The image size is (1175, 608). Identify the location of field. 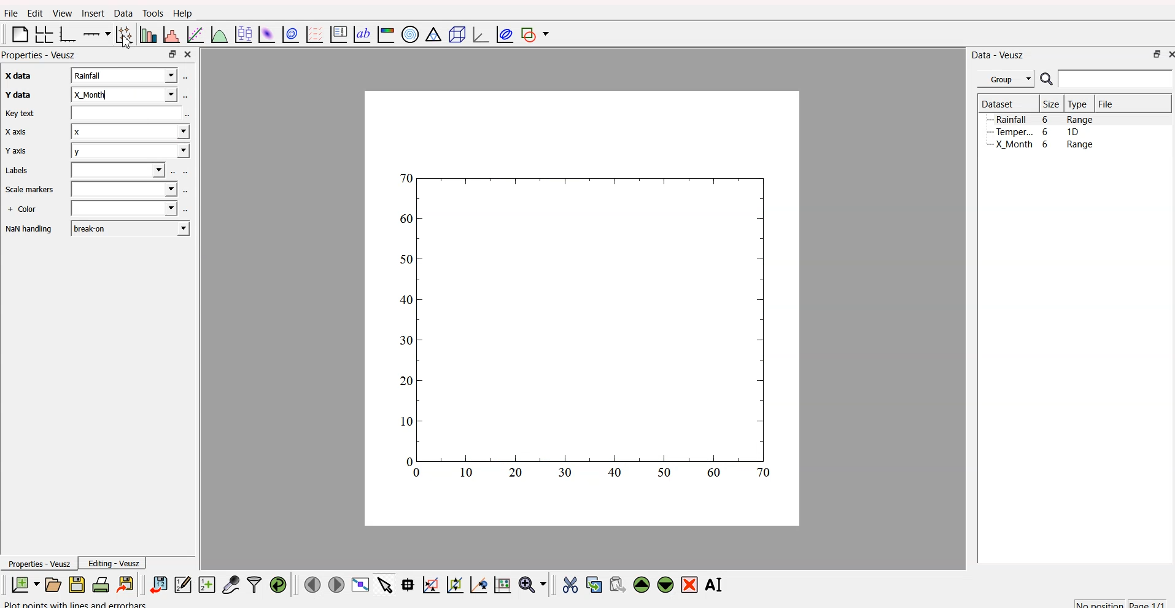
(120, 171).